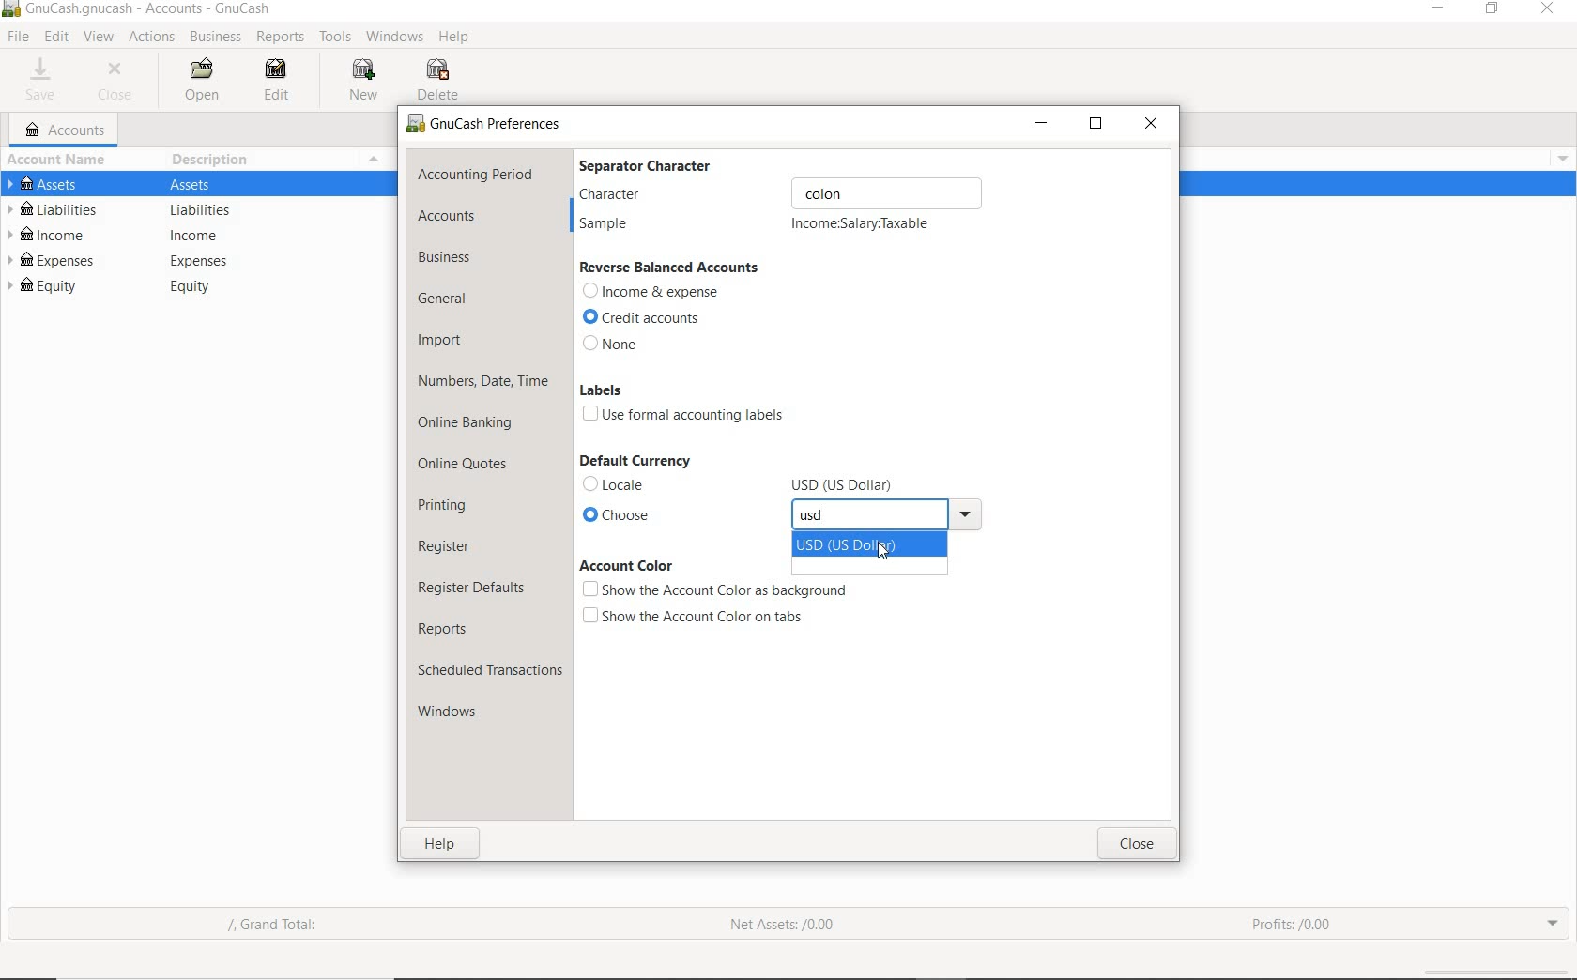 The width and height of the screenshot is (1577, 980). I want to click on EXPENSES, so click(60, 262).